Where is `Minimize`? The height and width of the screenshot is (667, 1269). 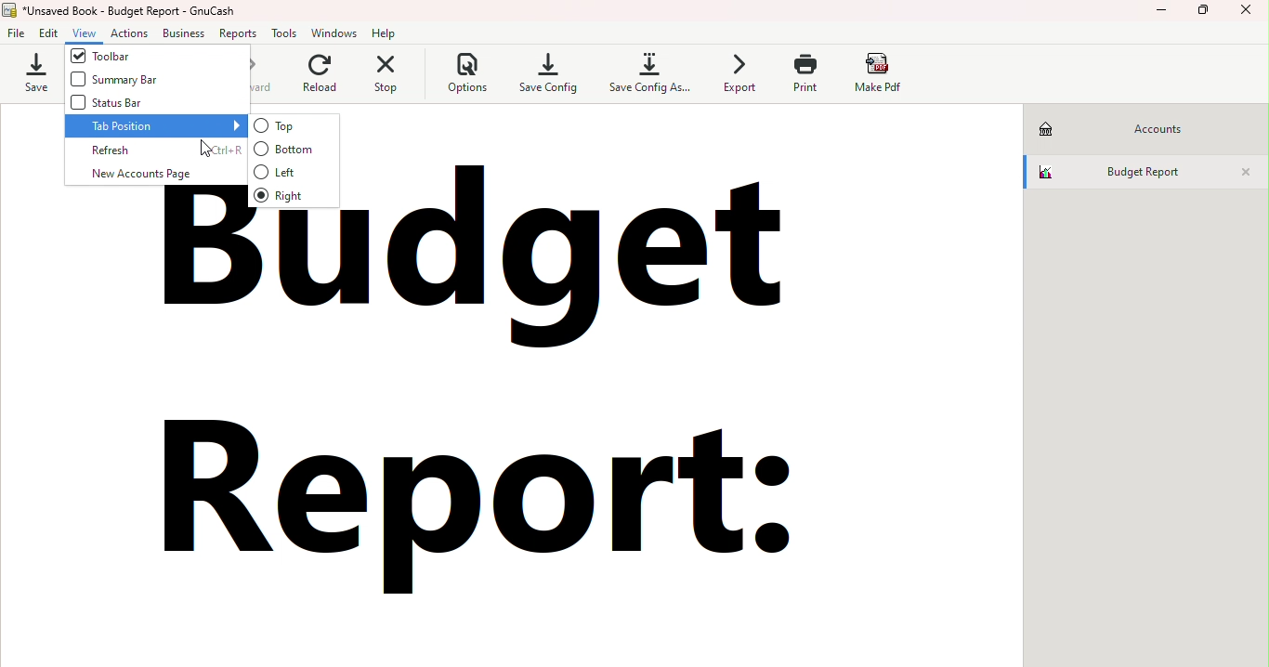
Minimize is located at coordinates (1162, 15).